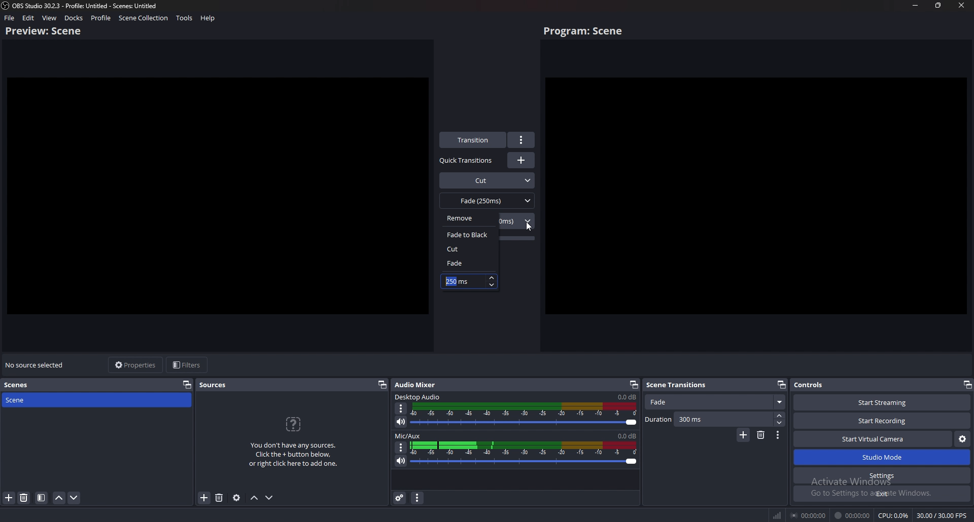  I want to click on Start streaming, so click(880, 402).